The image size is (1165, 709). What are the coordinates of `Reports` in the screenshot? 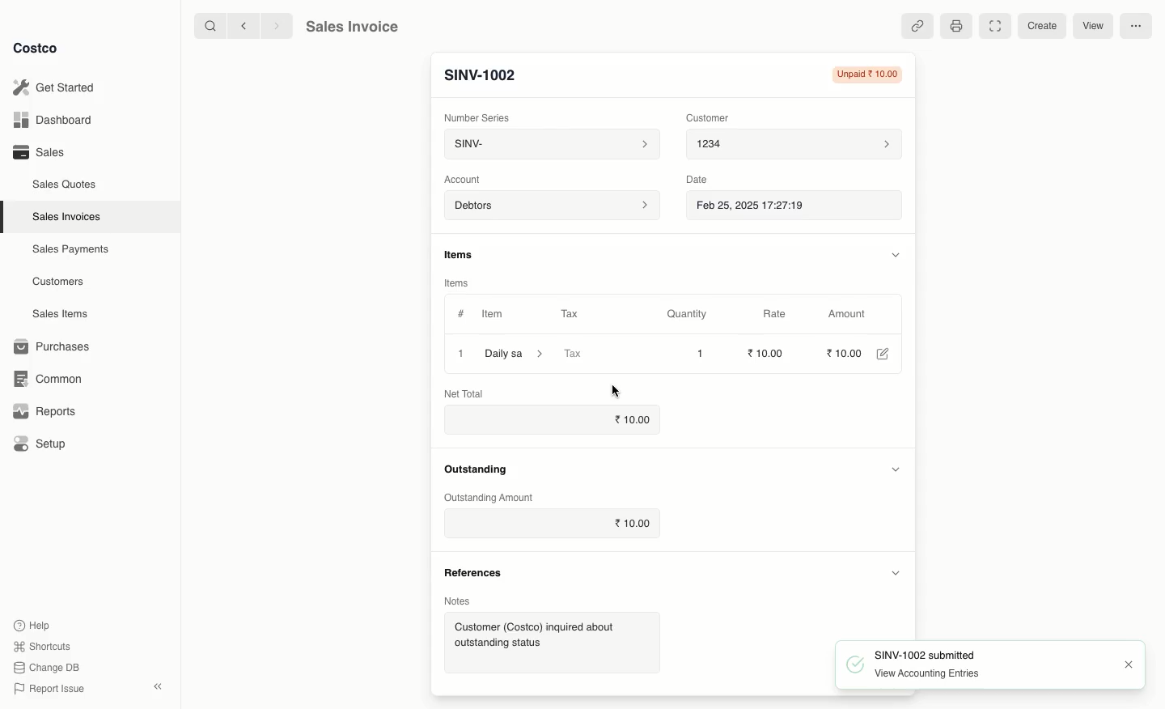 It's located at (44, 413).